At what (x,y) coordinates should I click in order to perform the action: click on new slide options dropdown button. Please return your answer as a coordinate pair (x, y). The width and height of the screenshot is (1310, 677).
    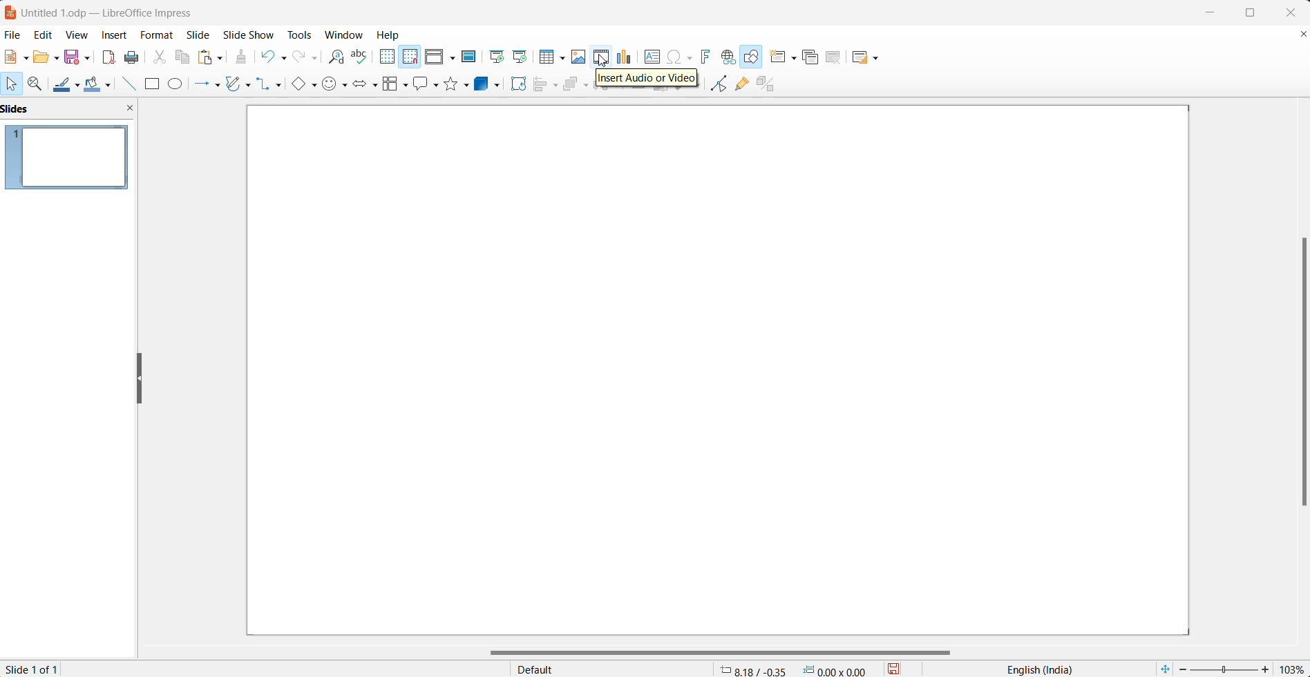
    Looking at the image, I should click on (796, 55).